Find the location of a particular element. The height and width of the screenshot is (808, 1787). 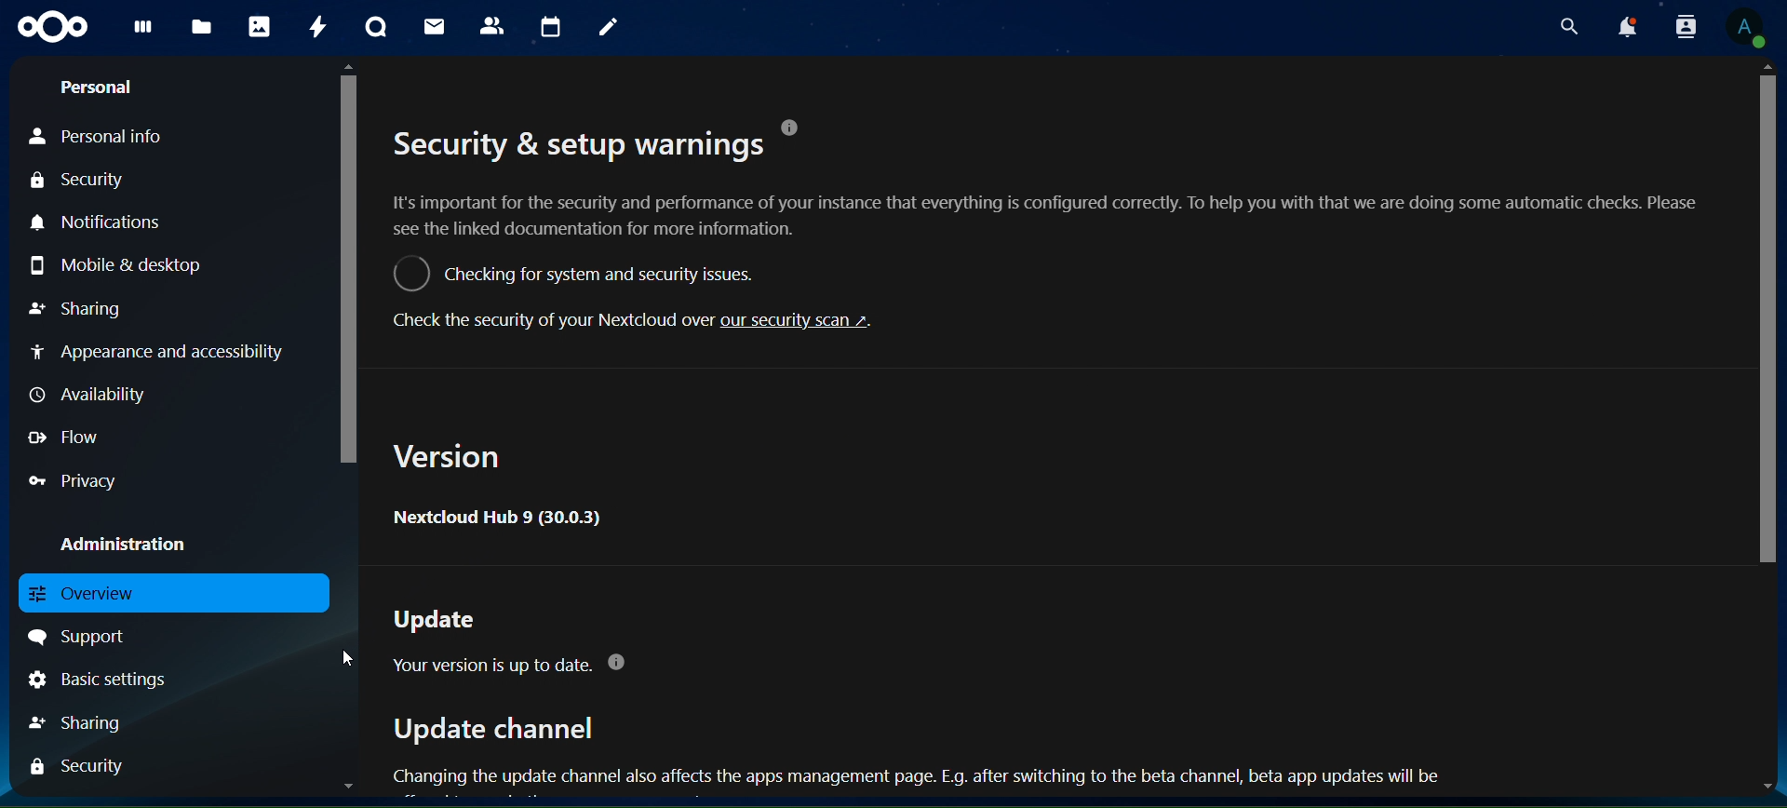

files is located at coordinates (203, 25).